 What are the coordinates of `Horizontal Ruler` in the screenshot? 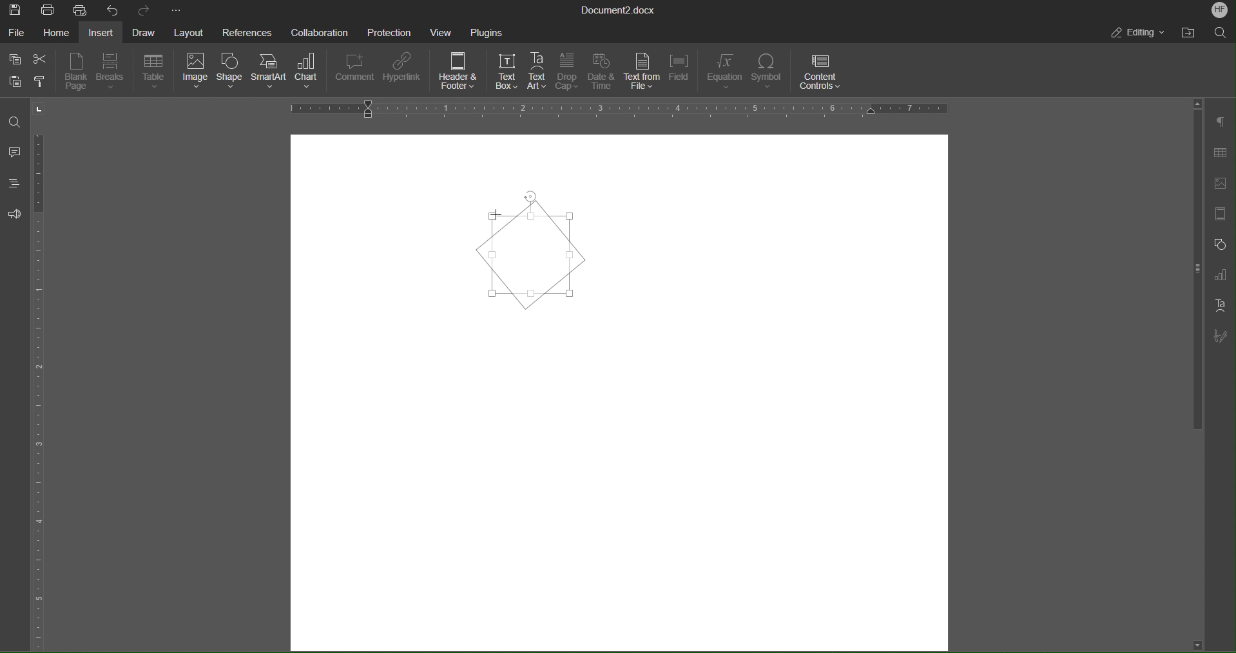 It's located at (617, 109).